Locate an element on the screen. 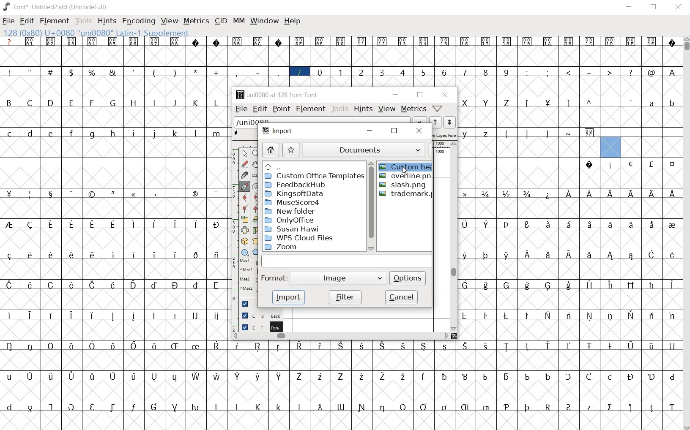  glyph is located at coordinates (113, 285).